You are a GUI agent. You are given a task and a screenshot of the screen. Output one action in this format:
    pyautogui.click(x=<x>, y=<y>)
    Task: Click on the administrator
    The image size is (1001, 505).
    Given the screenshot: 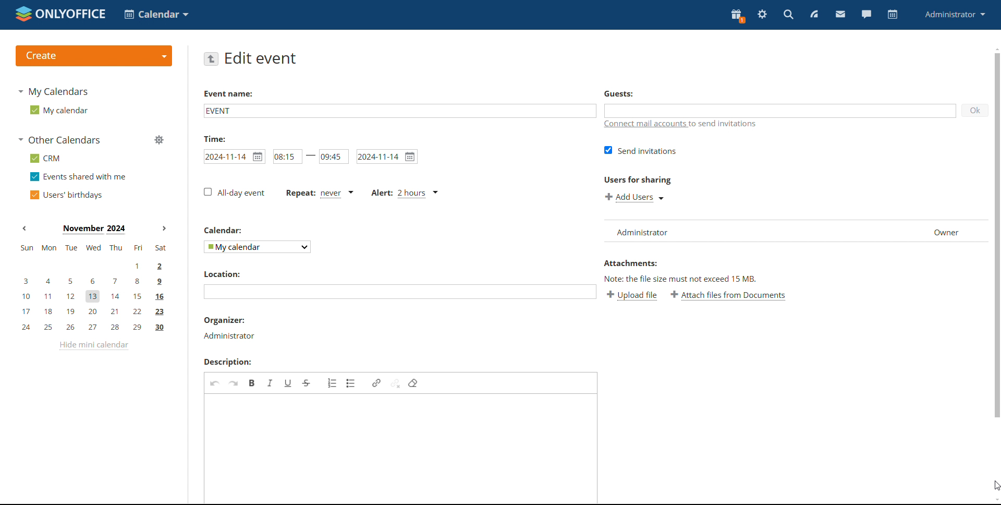 What is the action you would take?
    pyautogui.click(x=954, y=14)
    